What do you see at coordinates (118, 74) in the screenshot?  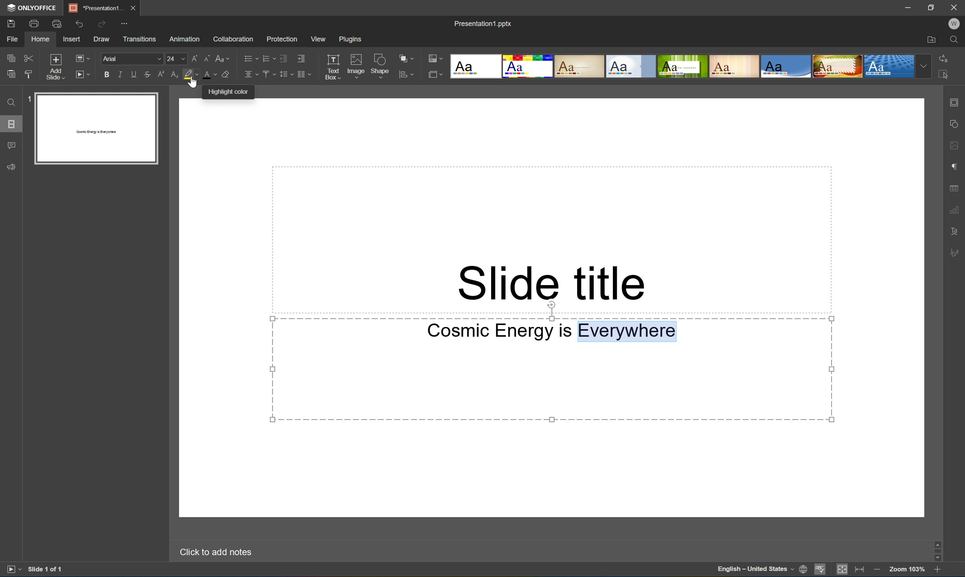 I see `Italic` at bounding box center [118, 74].